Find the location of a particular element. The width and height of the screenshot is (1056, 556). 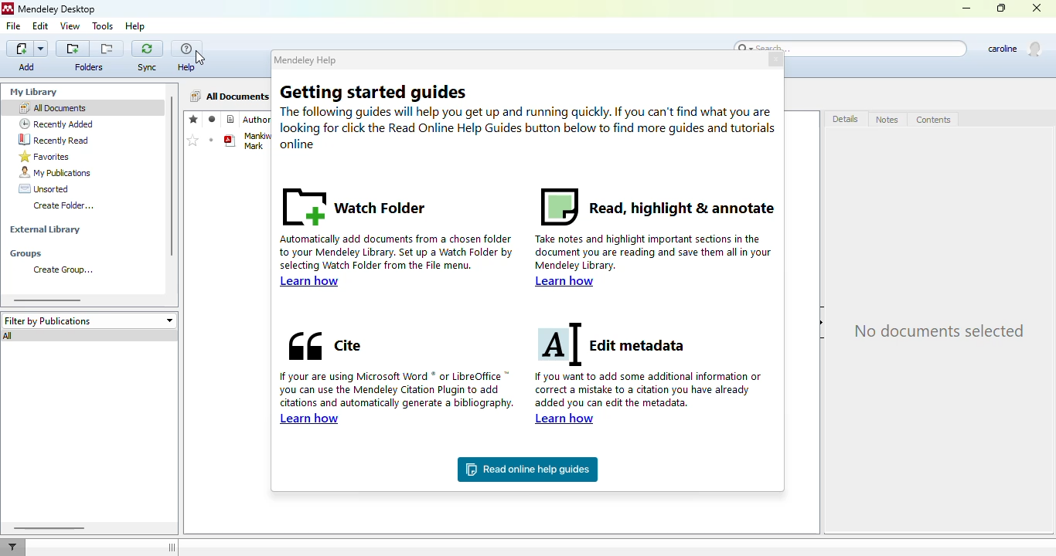

tools is located at coordinates (102, 26).